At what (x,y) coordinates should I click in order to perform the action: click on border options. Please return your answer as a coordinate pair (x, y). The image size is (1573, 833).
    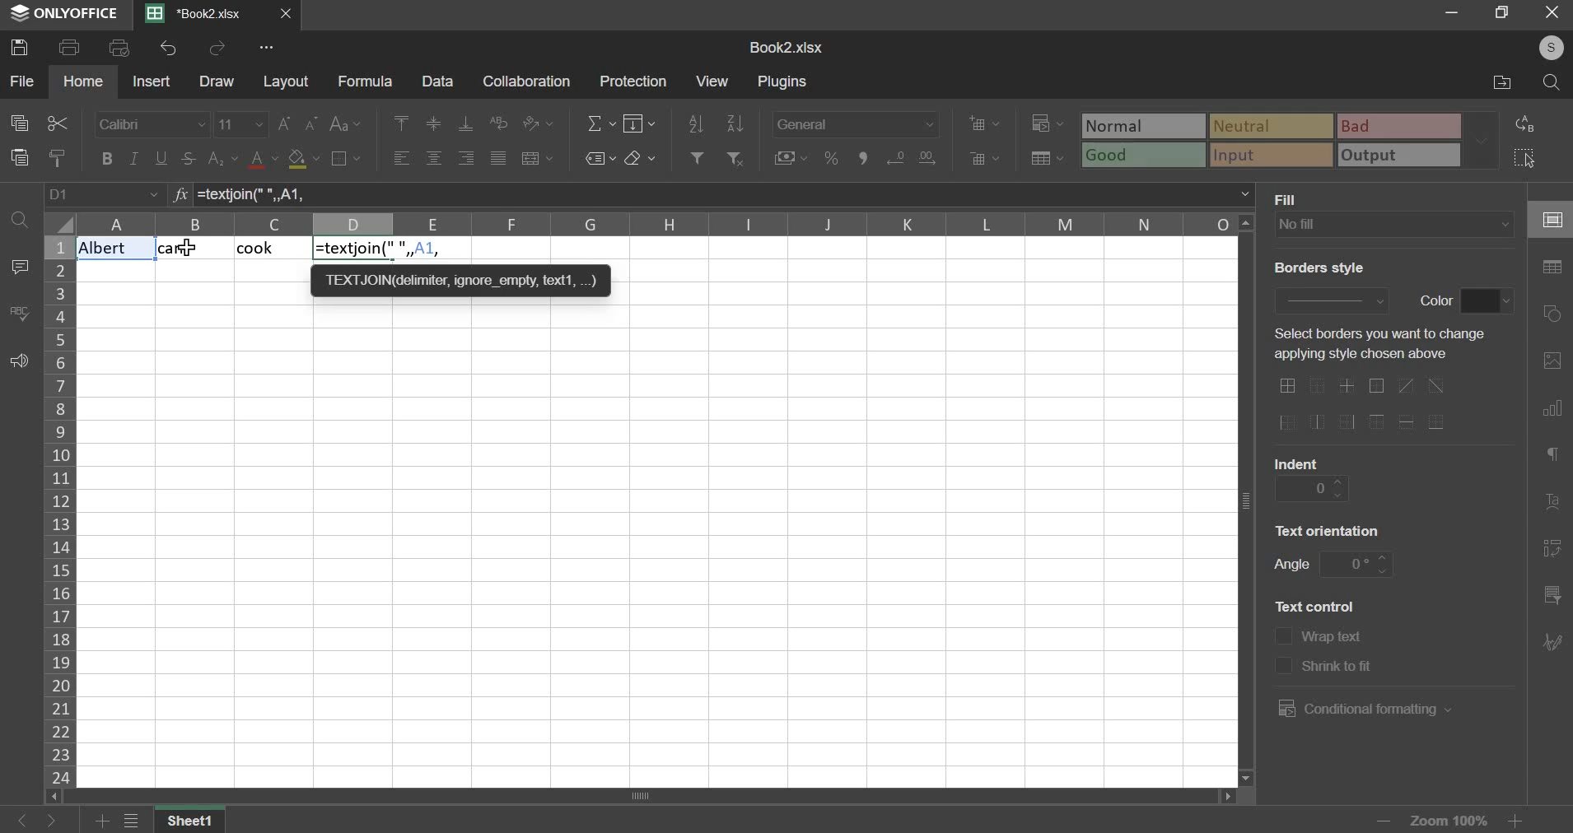
    Looking at the image, I should click on (1369, 405).